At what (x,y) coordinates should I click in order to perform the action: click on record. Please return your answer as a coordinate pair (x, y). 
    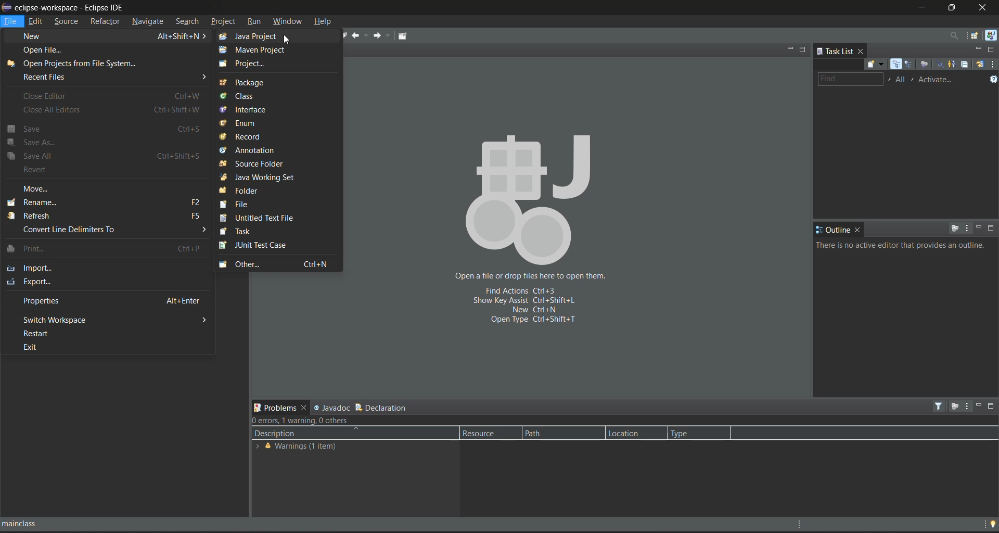
    Looking at the image, I should click on (247, 136).